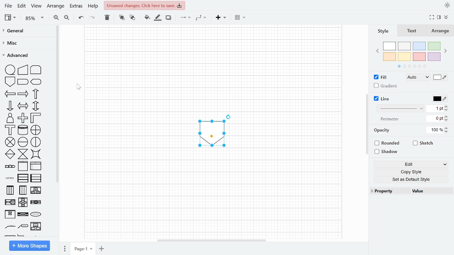 This screenshot has height=255, width=454. What do you see at coordinates (36, 130) in the screenshot?
I see `or` at bounding box center [36, 130].